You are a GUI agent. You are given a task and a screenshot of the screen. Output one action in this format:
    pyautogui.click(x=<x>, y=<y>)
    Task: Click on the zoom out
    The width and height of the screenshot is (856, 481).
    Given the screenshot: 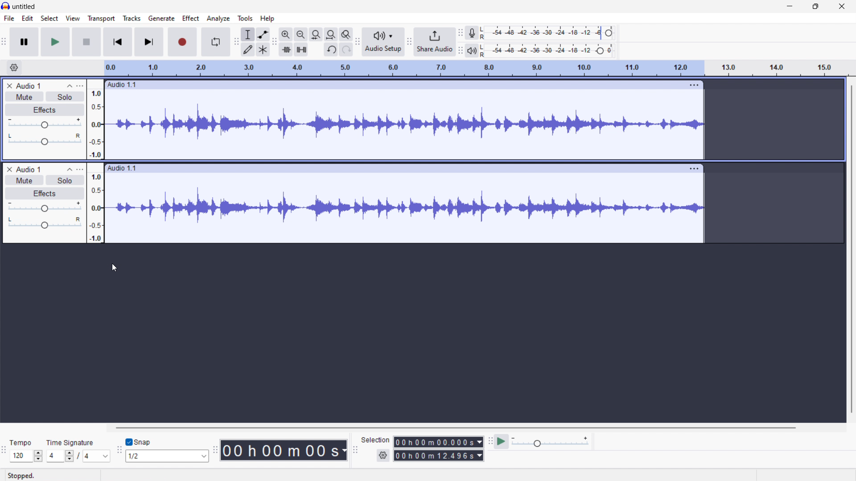 What is the action you would take?
    pyautogui.click(x=301, y=34)
    